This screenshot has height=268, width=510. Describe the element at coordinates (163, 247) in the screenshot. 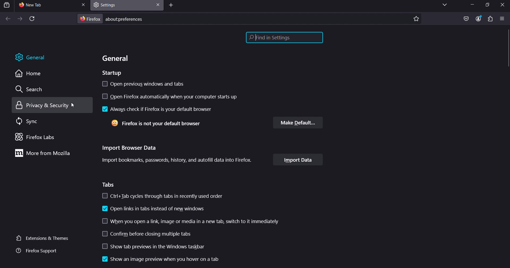

I see `show tab previous in the windows taskbar` at that location.